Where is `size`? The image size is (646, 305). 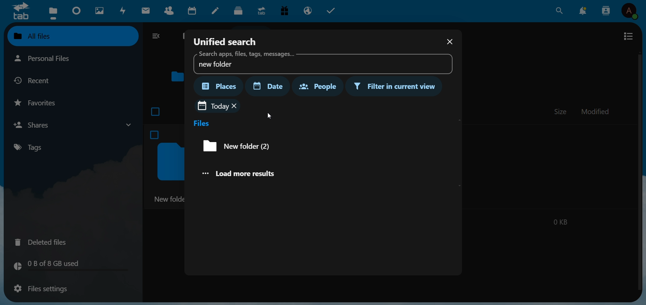
size is located at coordinates (561, 111).